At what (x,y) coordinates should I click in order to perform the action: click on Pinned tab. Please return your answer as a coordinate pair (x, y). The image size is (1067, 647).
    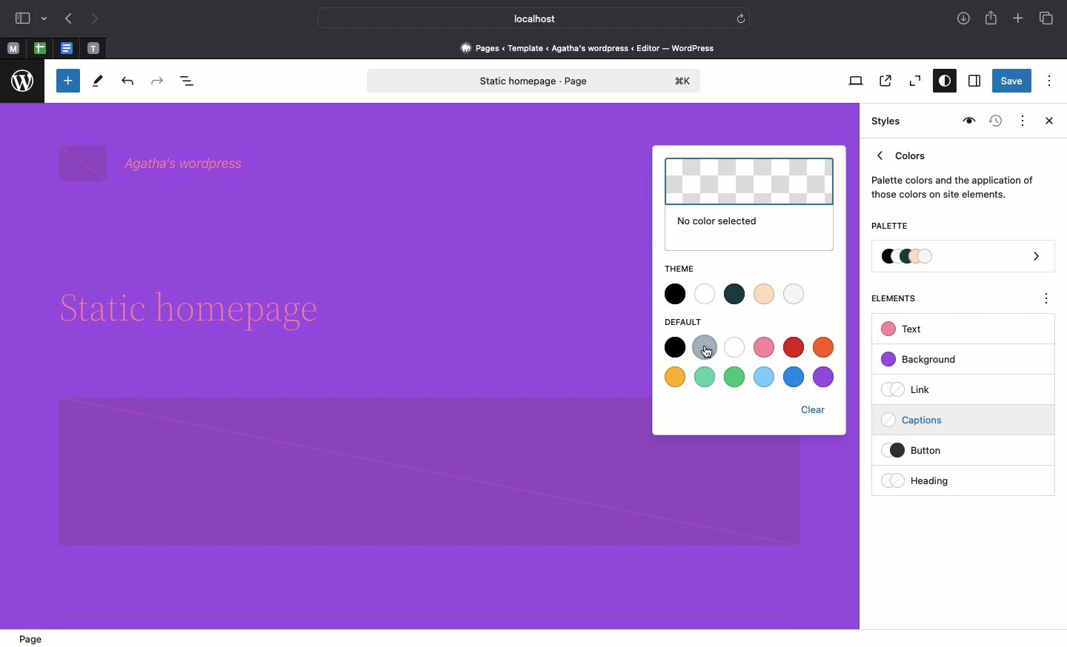
    Looking at the image, I should click on (13, 49).